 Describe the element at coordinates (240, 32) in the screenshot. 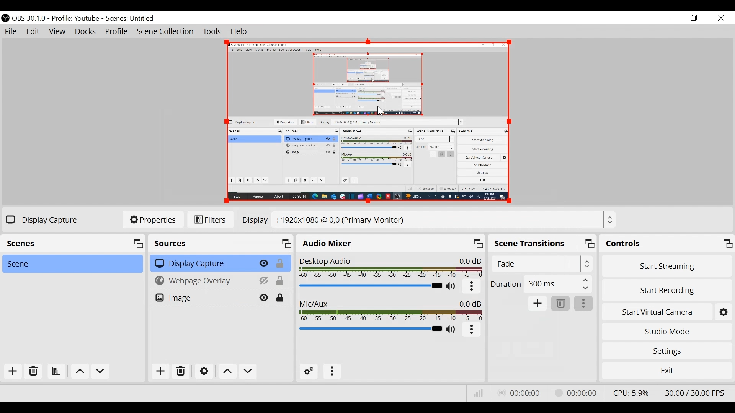

I see `Help` at that location.